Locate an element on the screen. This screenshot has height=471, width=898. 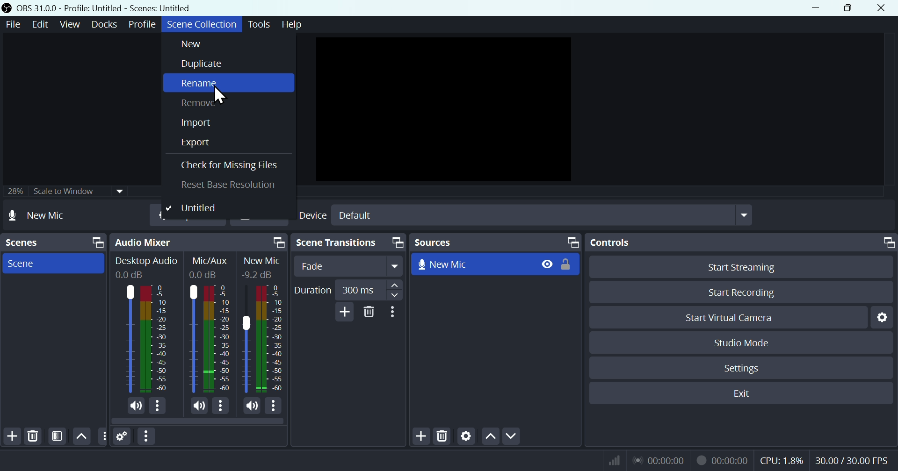
Reset base resolution is located at coordinates (224, 185).